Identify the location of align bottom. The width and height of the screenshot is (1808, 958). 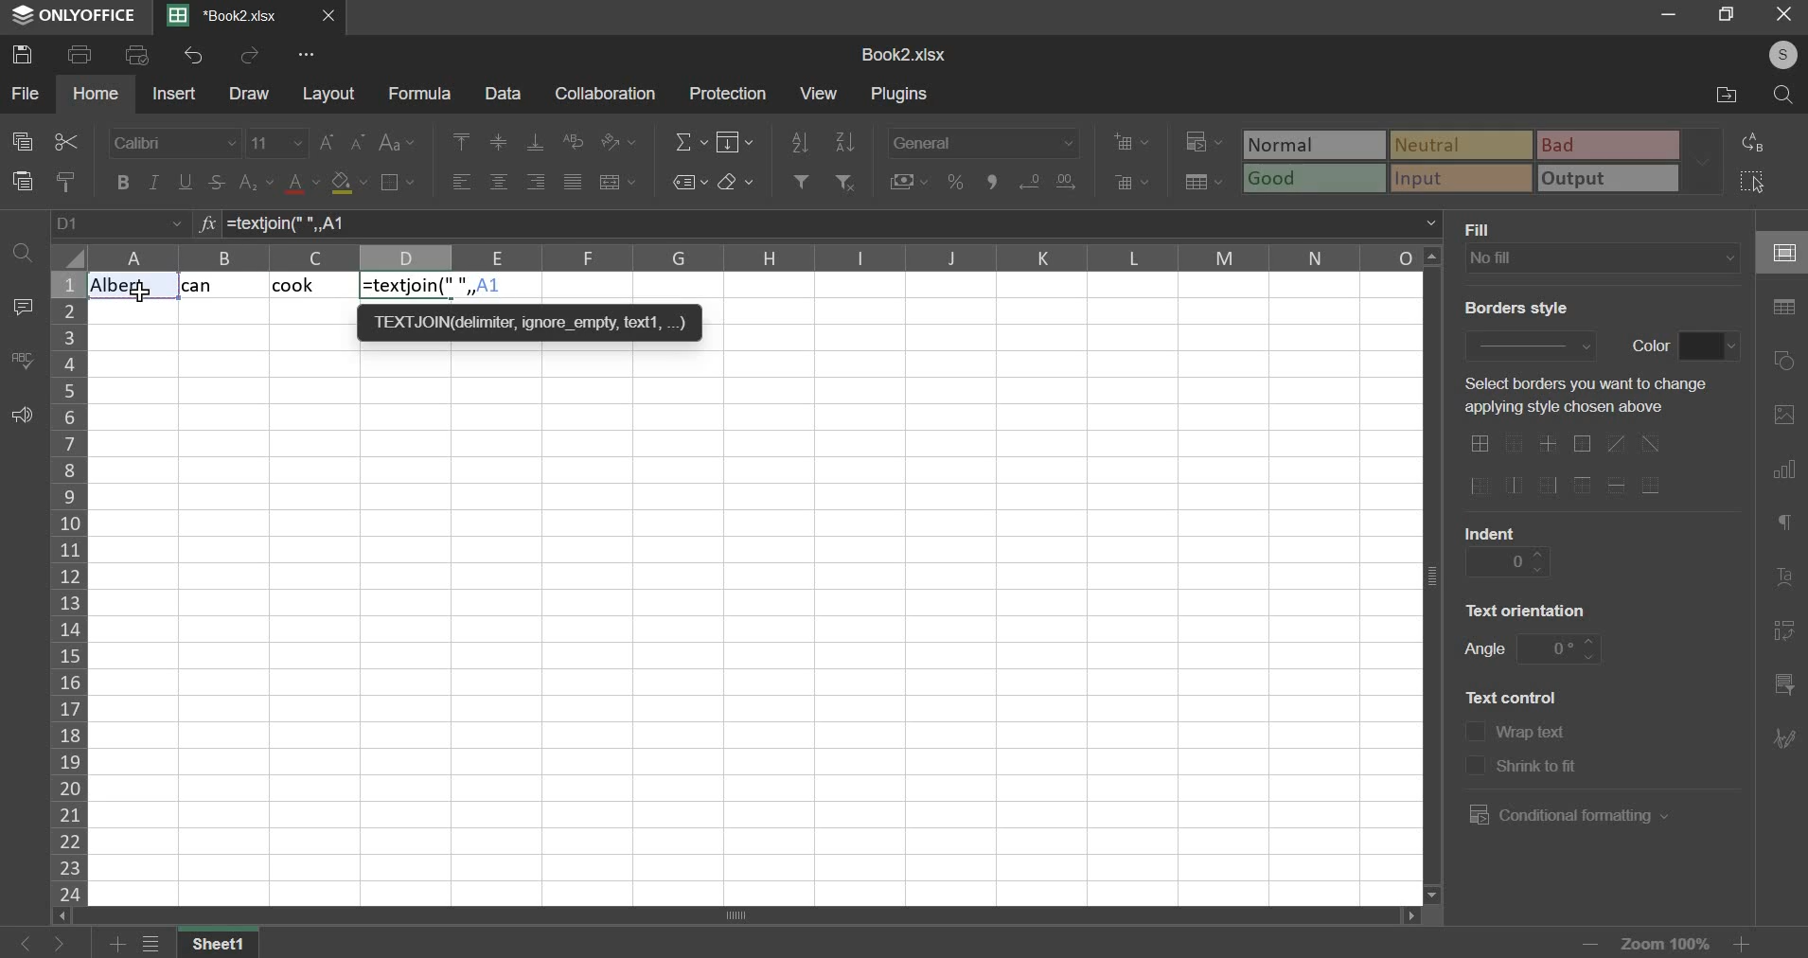
(536, 142).